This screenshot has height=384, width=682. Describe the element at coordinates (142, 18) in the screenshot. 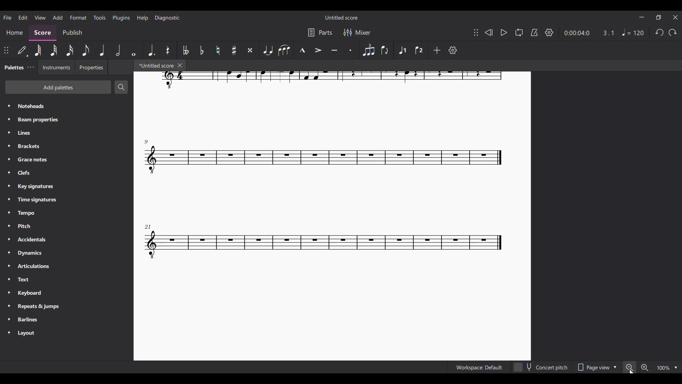

I see `Help menu` at that location.